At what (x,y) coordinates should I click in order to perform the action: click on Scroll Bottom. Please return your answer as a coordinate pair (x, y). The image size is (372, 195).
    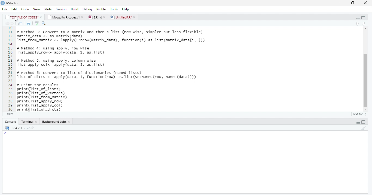
    Looking at the image, I should click on (365, 109).